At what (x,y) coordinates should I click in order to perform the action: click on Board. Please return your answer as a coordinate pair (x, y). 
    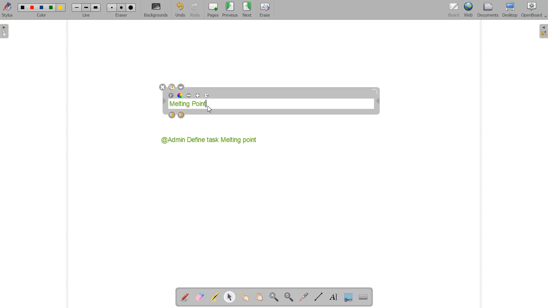
    Looking at the image, I should click on (453, 10).